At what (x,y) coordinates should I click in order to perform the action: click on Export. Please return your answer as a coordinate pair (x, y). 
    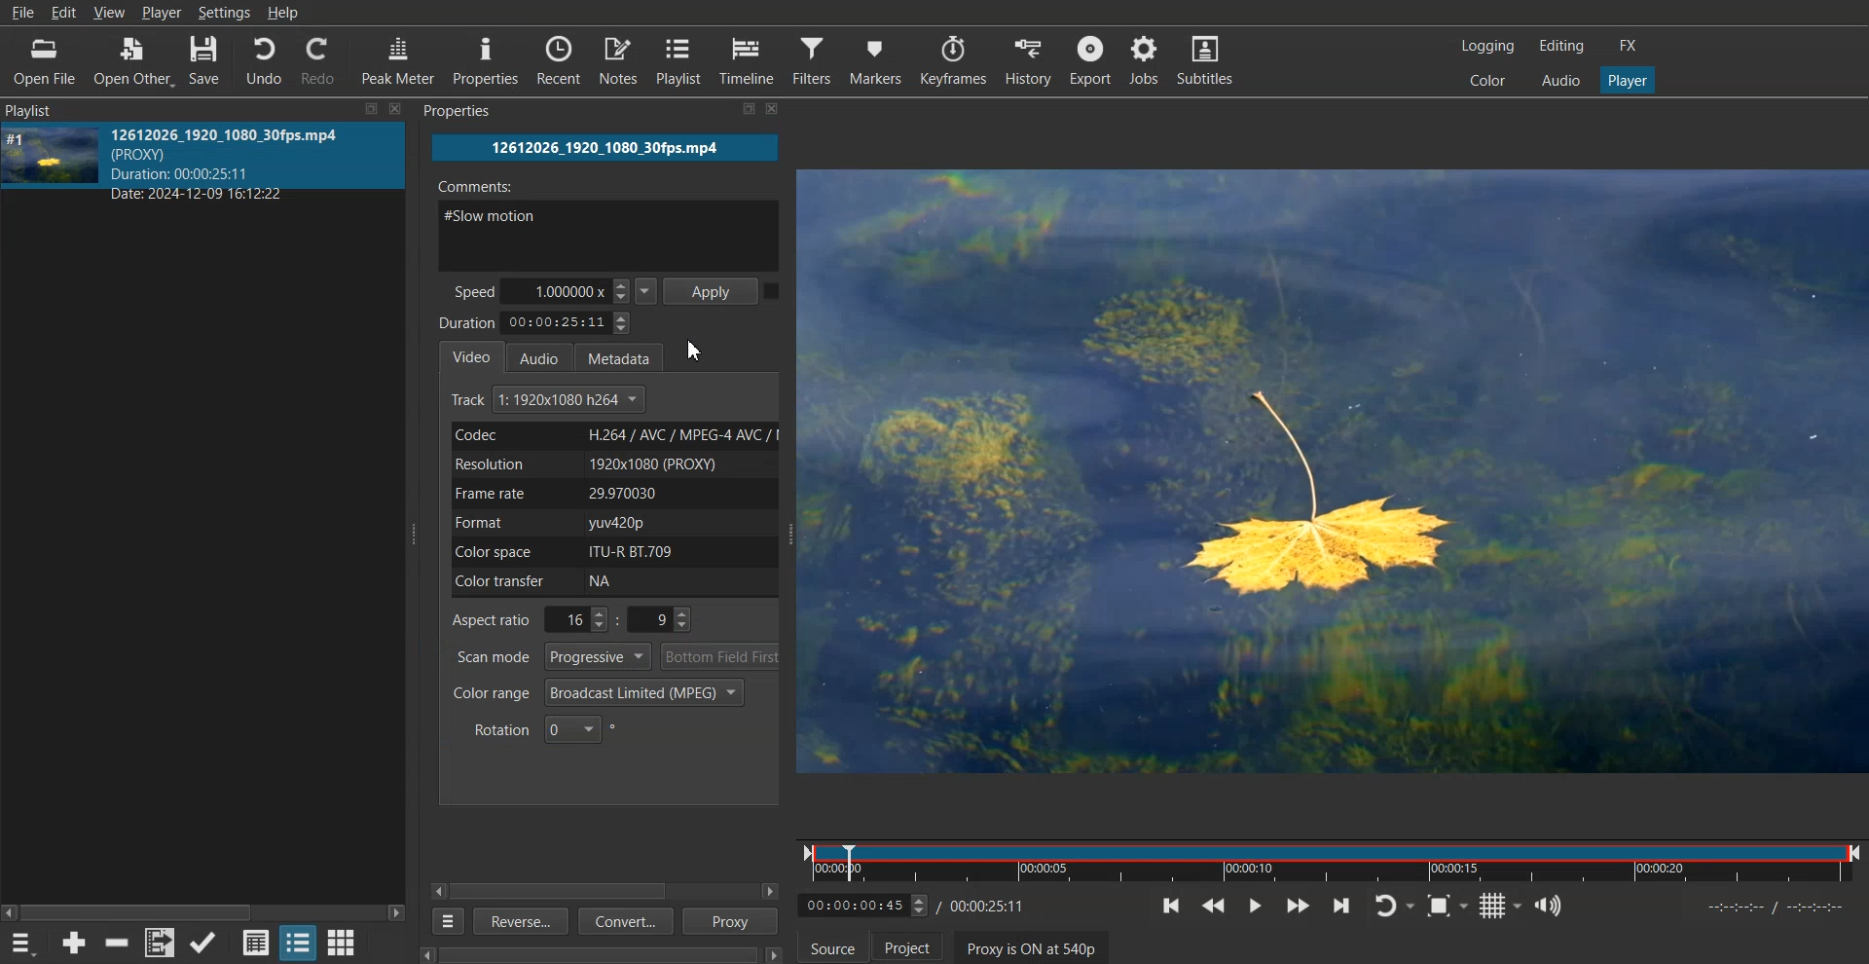
    Looking at the image, I should click on (1089, 59).